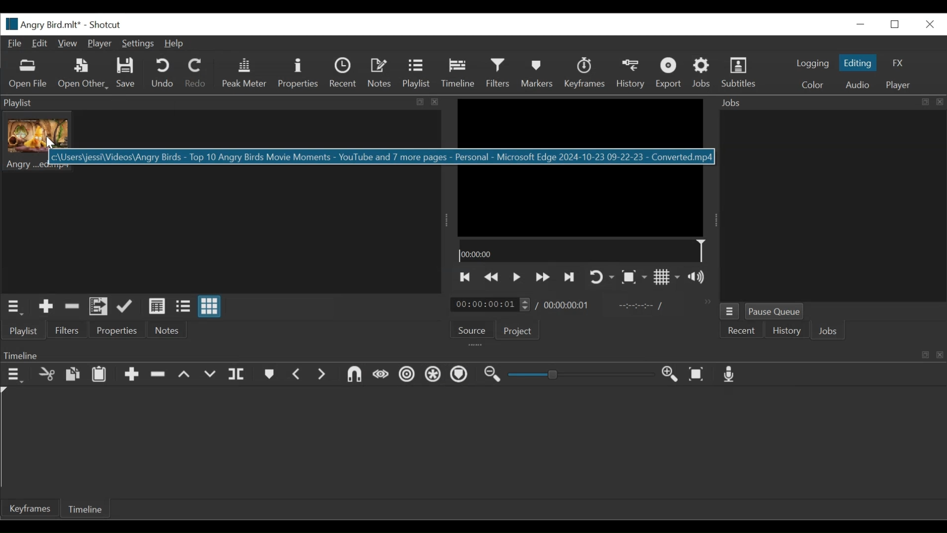 The width and height of the screenshot is (947, 533). I want to click on Previous marker, so click(297, 375).